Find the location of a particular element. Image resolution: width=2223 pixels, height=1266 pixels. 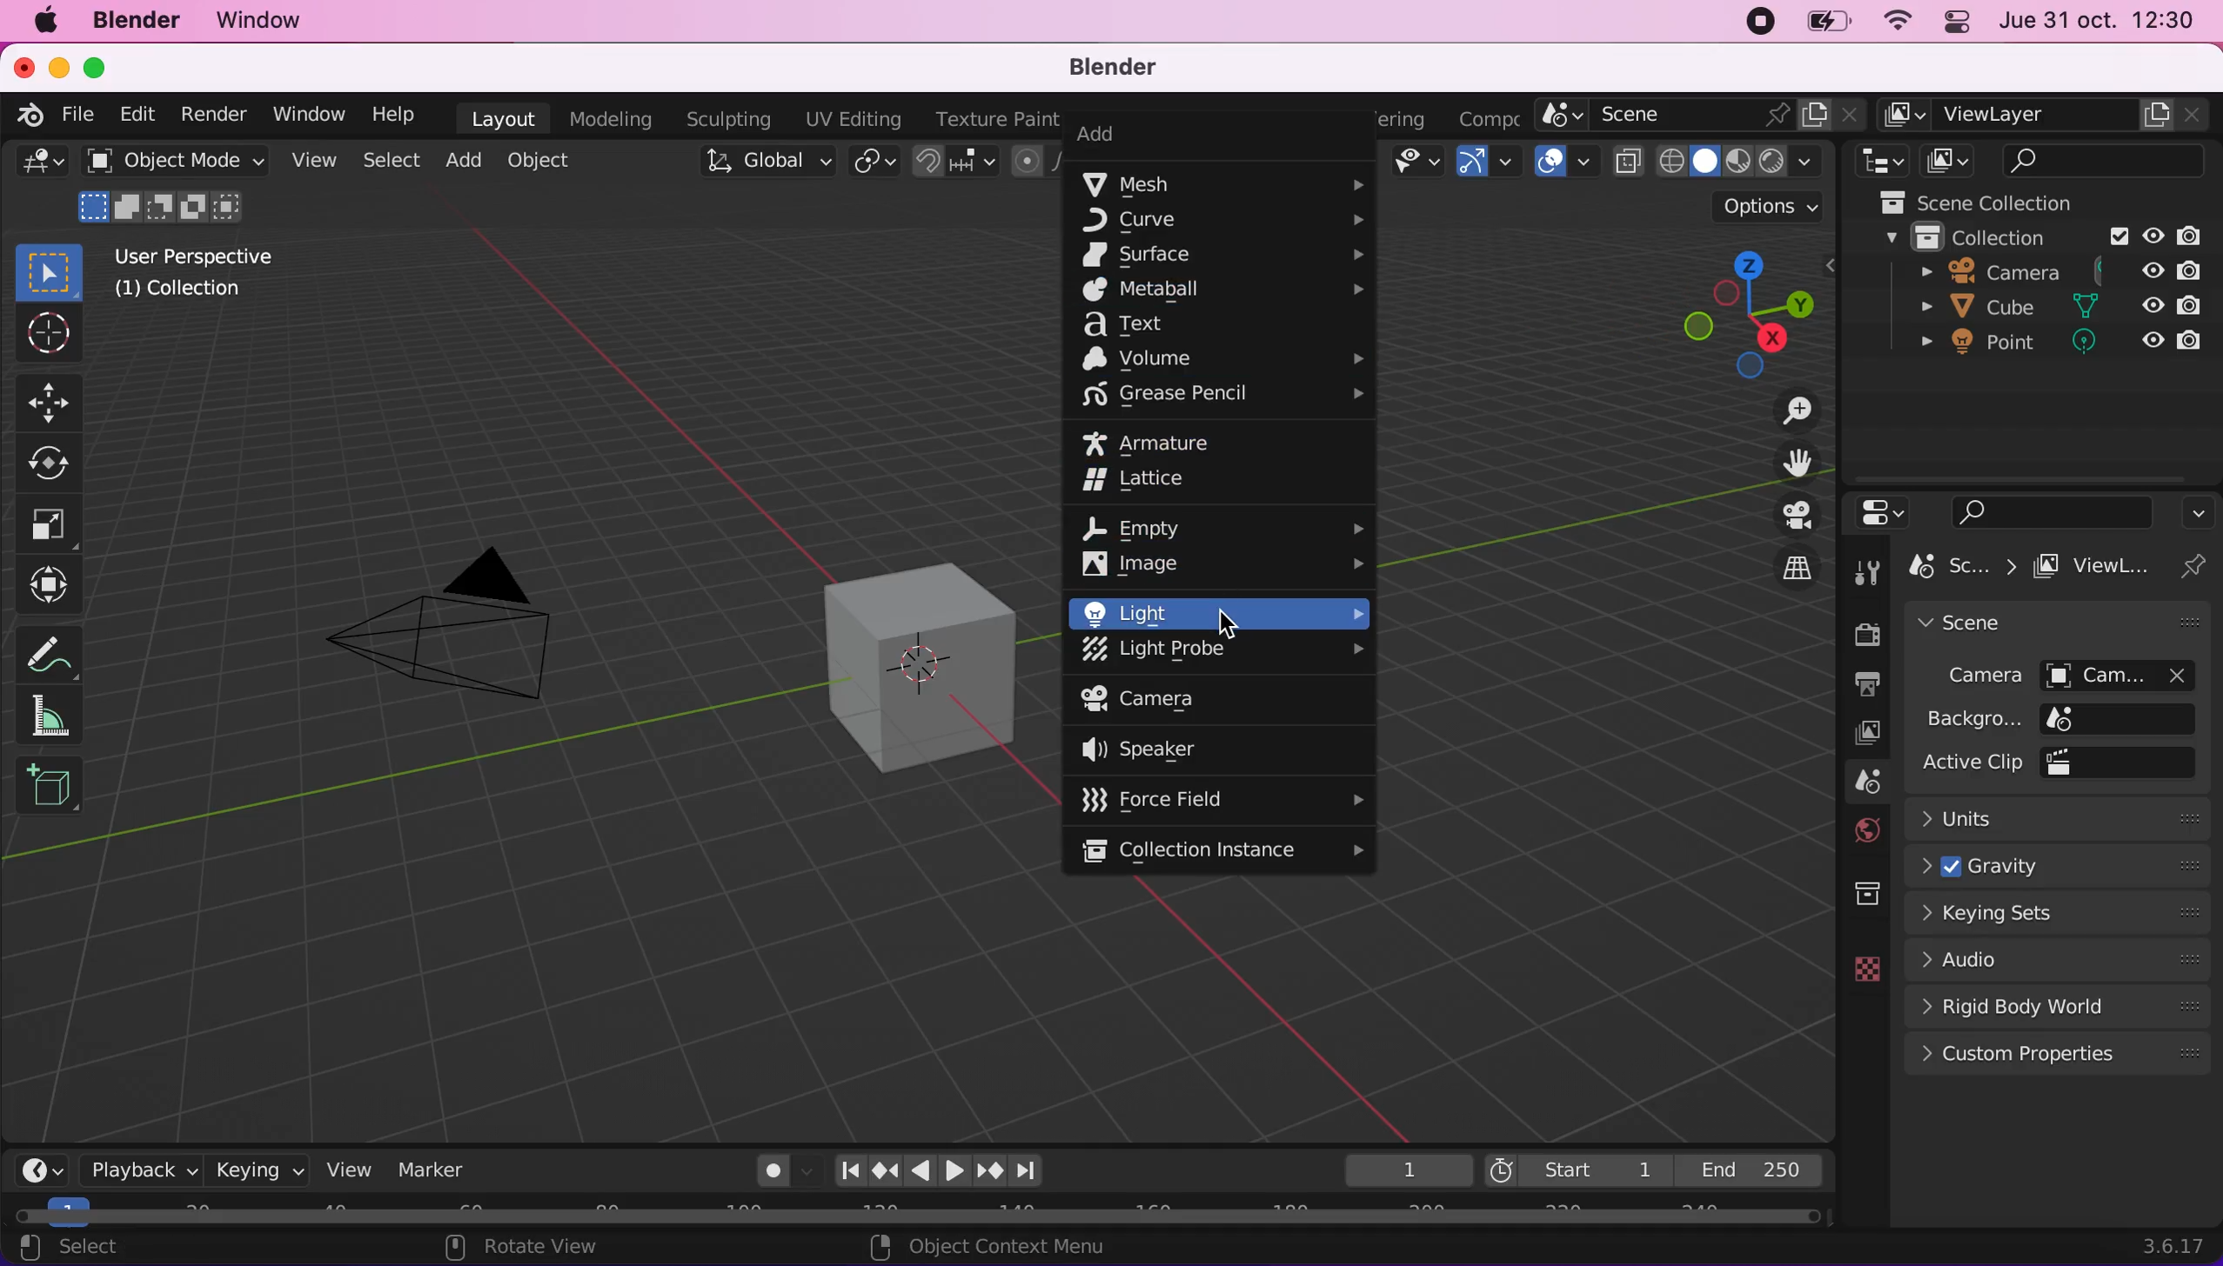

wifi is located at coordinates (1902, 21).